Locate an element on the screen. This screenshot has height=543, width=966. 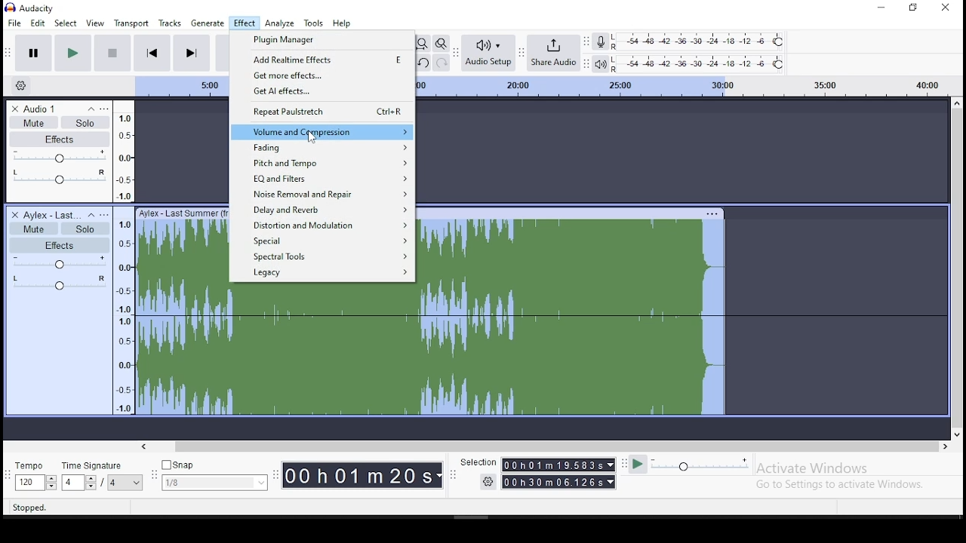
settings is located at coordinates (491, 483).